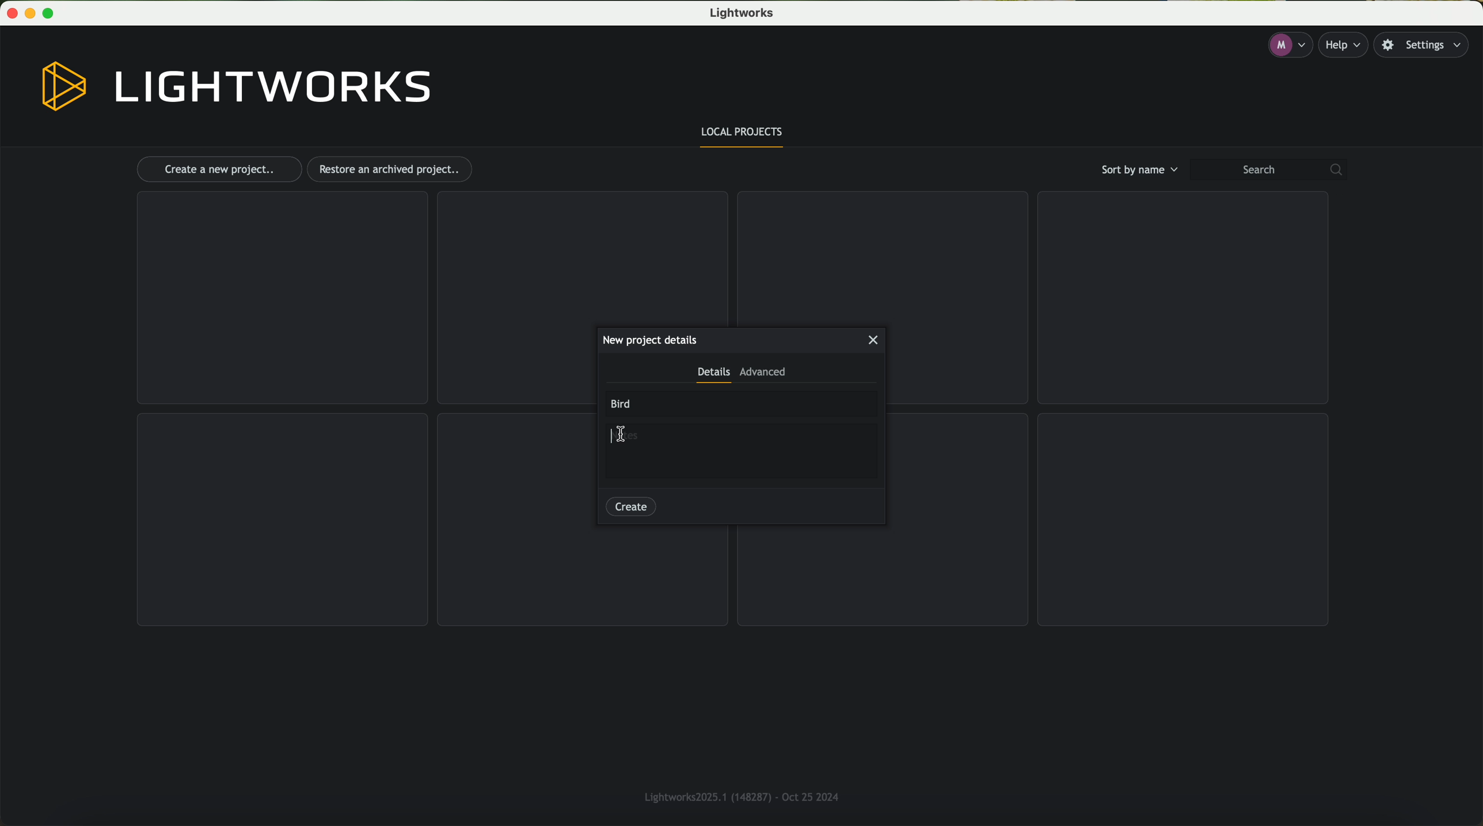  What do you see at coordinates (745, 14) in the screenshot?
I see `Lightworks` at bounding box center [745, 14].